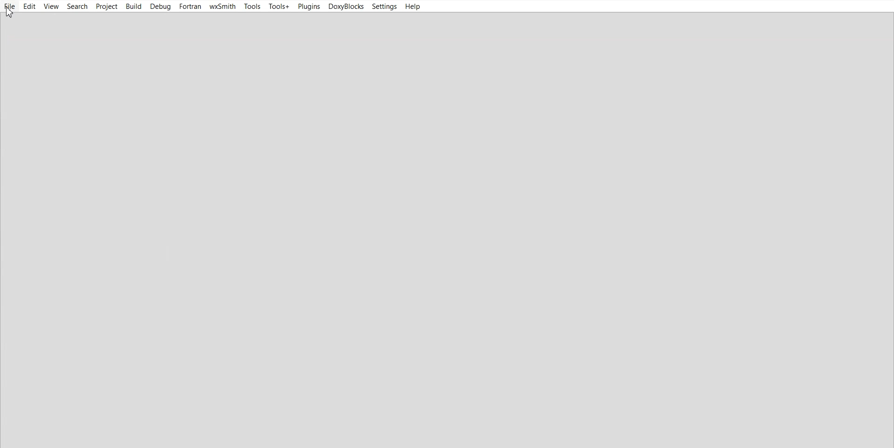  What do you see at coordinates (308, 6) in the screenshot?
I see `Plugins` at bounding box center [308, 6].